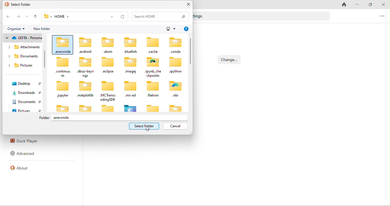  I want to click on documents, so click(27, 102).